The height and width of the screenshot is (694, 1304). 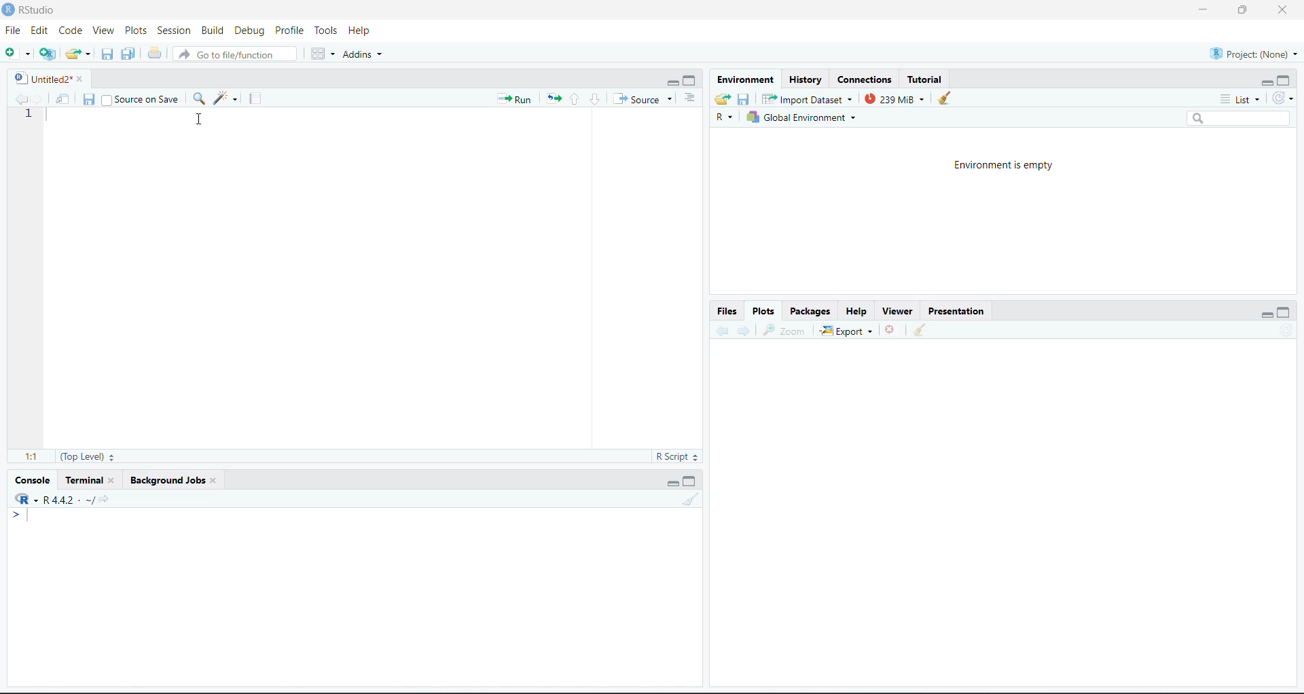 I want to click on Plots, so click(x=765, y=310).